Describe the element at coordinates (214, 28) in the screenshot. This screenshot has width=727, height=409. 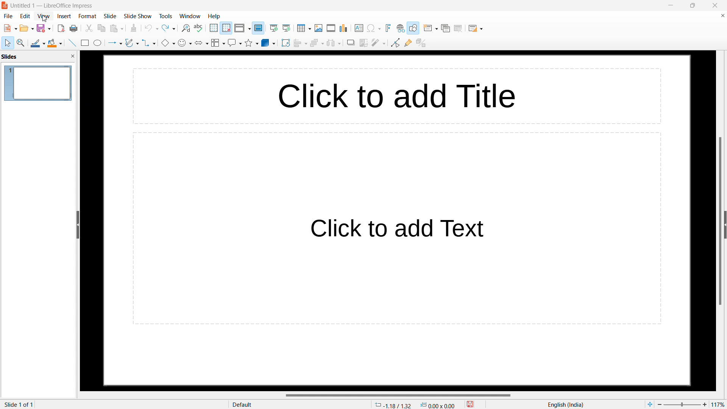
I see `display grid` at that location.